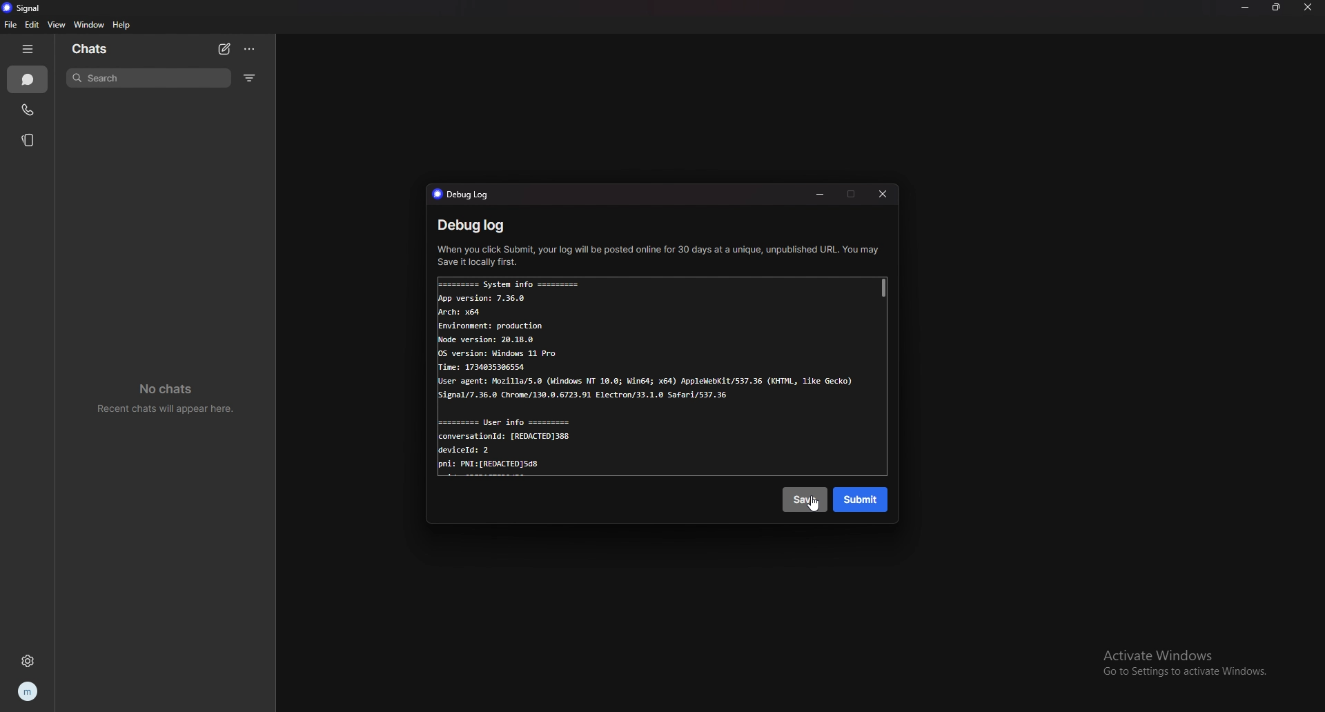 This screenshot has height=712, width=1325. I want to click on minimize, so click(819, 195).